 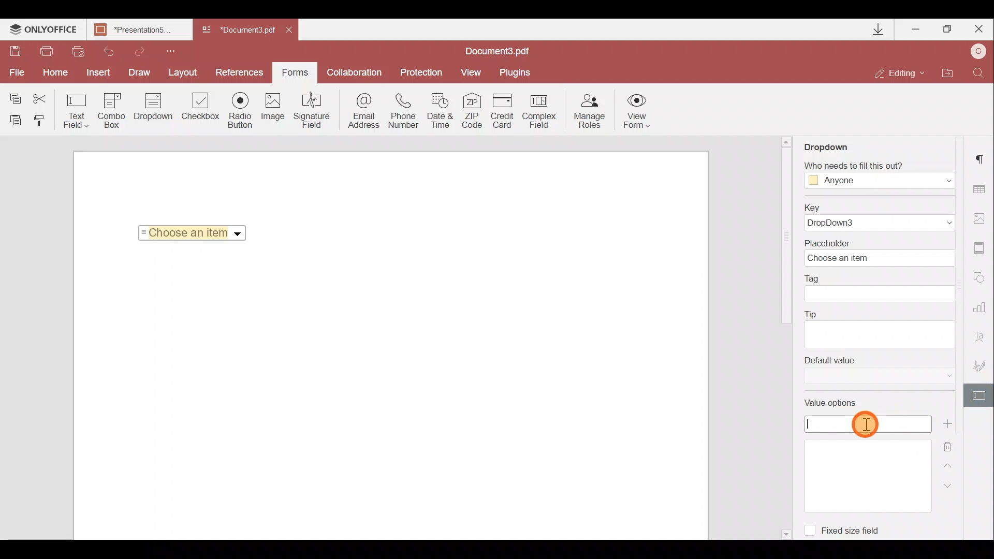 What do you see at coordinates (504, 110) in the screenshot?
I see `Credit card` at bounding box center [504, 110].